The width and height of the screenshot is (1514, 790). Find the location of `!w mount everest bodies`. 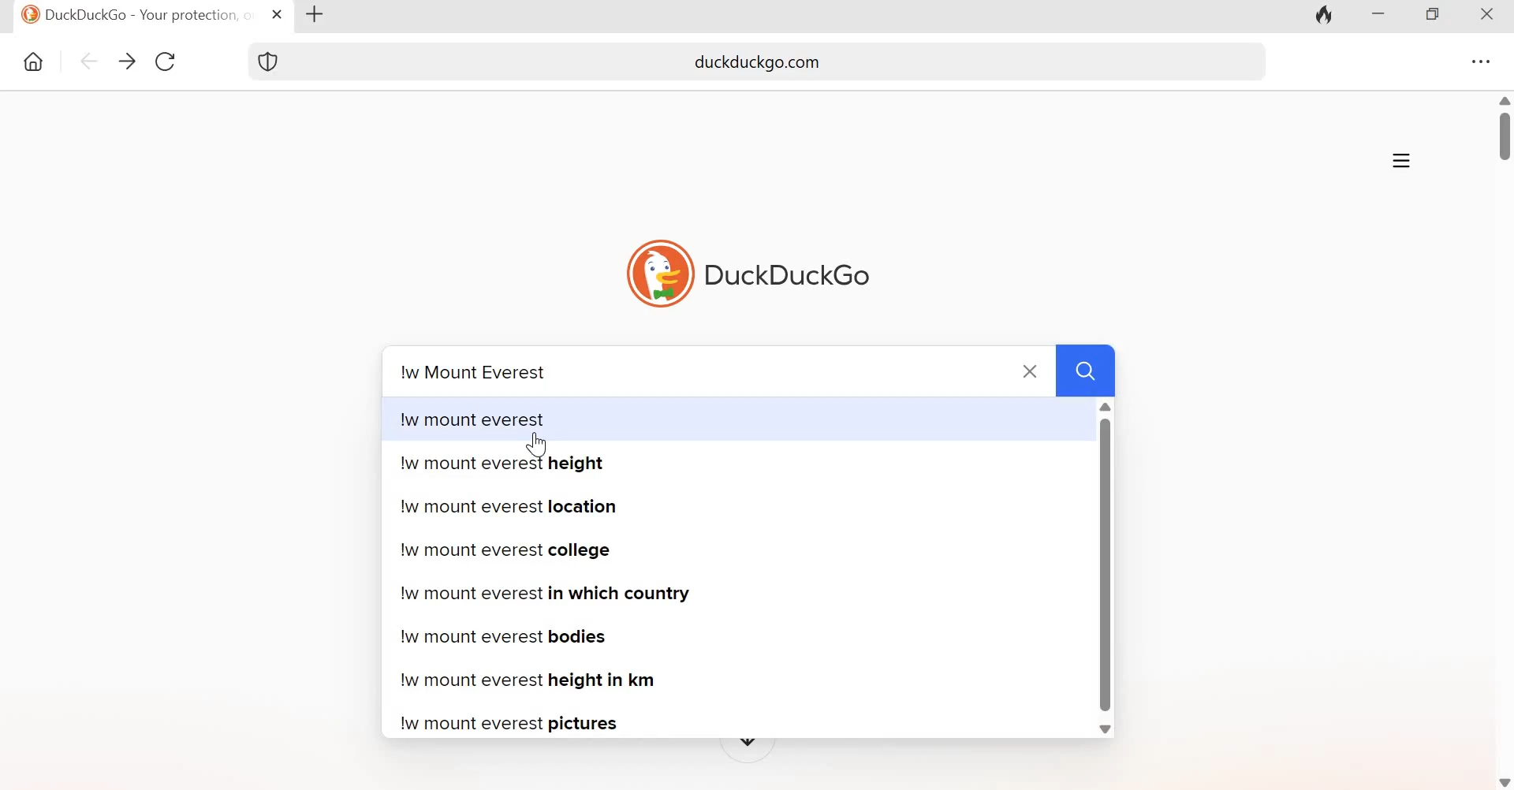

!w mount everest bodies is located at coordinates (515, 635).